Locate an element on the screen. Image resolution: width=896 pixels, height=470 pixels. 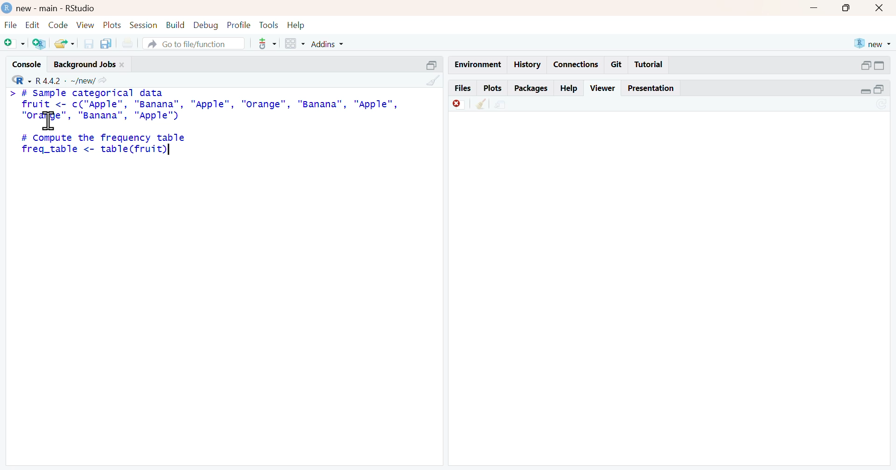
console is located at coordinates (27, 63).